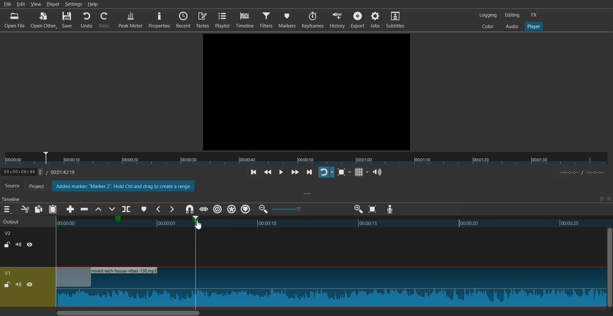  I want to click on Ripple all markers, so click(232, 209).